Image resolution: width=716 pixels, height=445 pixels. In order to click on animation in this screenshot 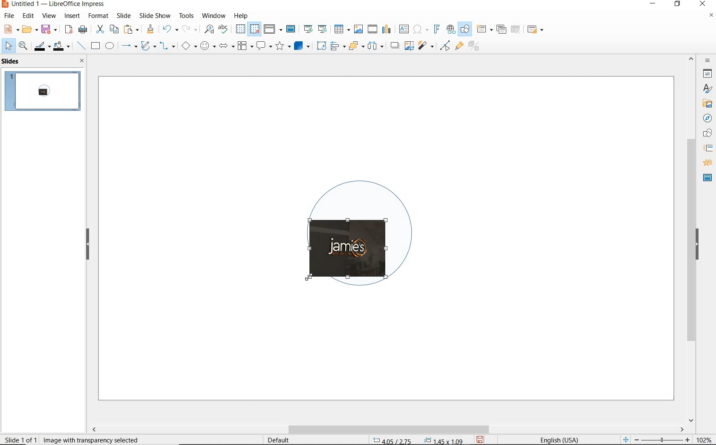, I will do `click(706, 163)`.